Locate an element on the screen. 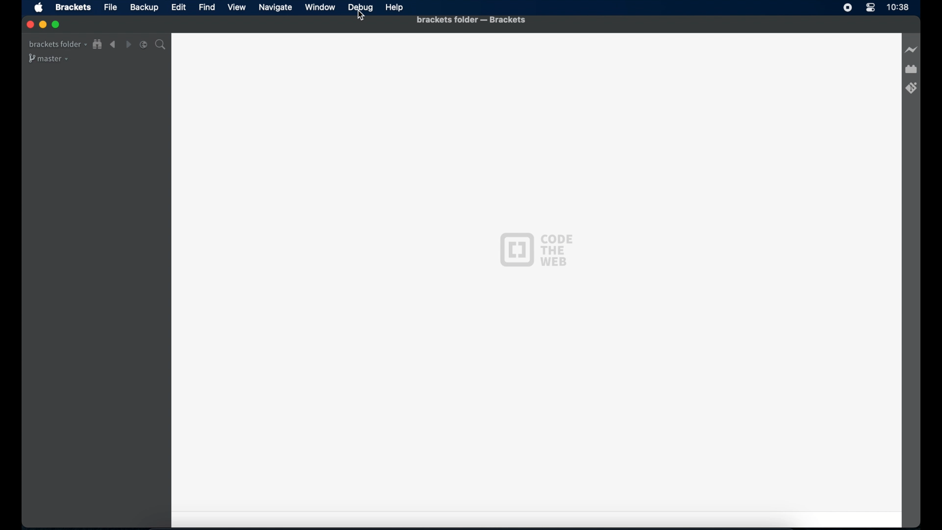  live preview is located at coordinates (912, 50).